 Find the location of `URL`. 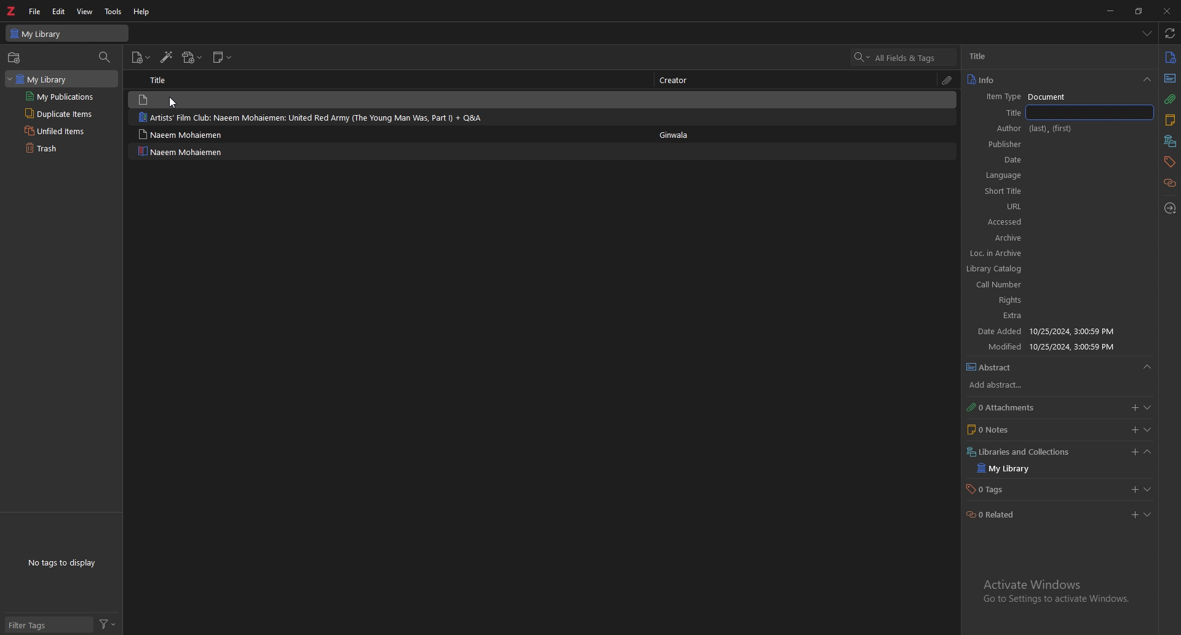

URL is located at coordinates (1041, 330).